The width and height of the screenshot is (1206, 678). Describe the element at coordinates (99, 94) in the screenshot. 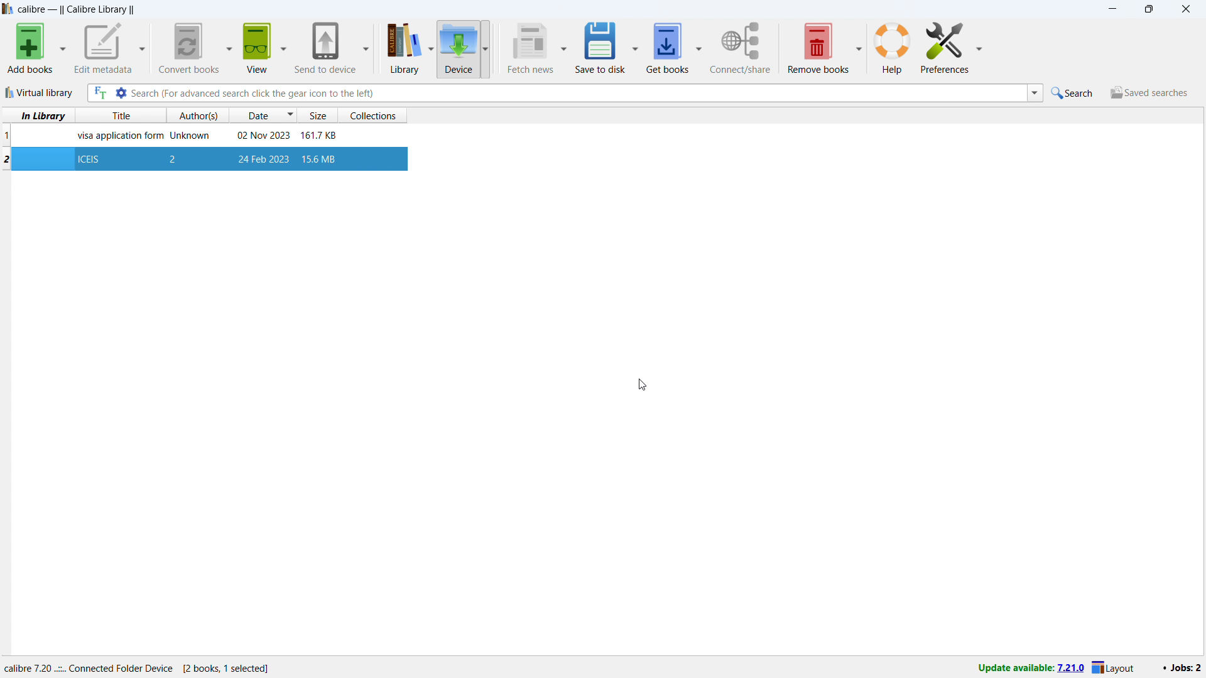

I see `full text search` at that location.